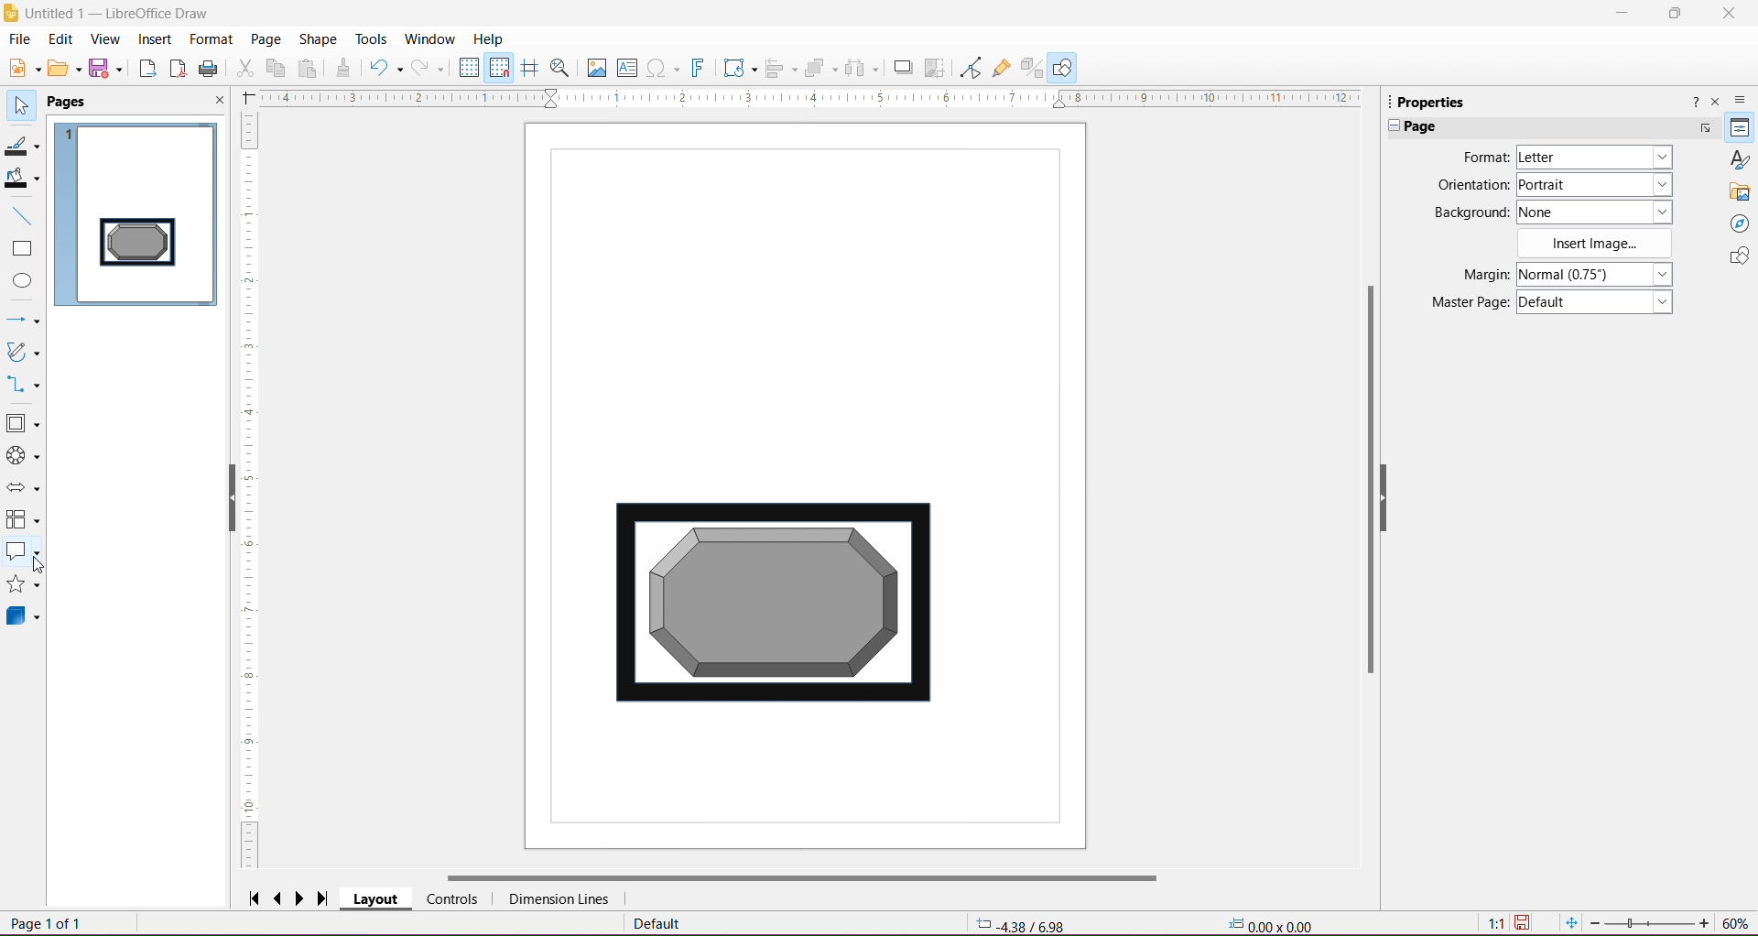 The height and width of the screenshot is (936, 1758). I want to click on Pages, so click(71, 103).